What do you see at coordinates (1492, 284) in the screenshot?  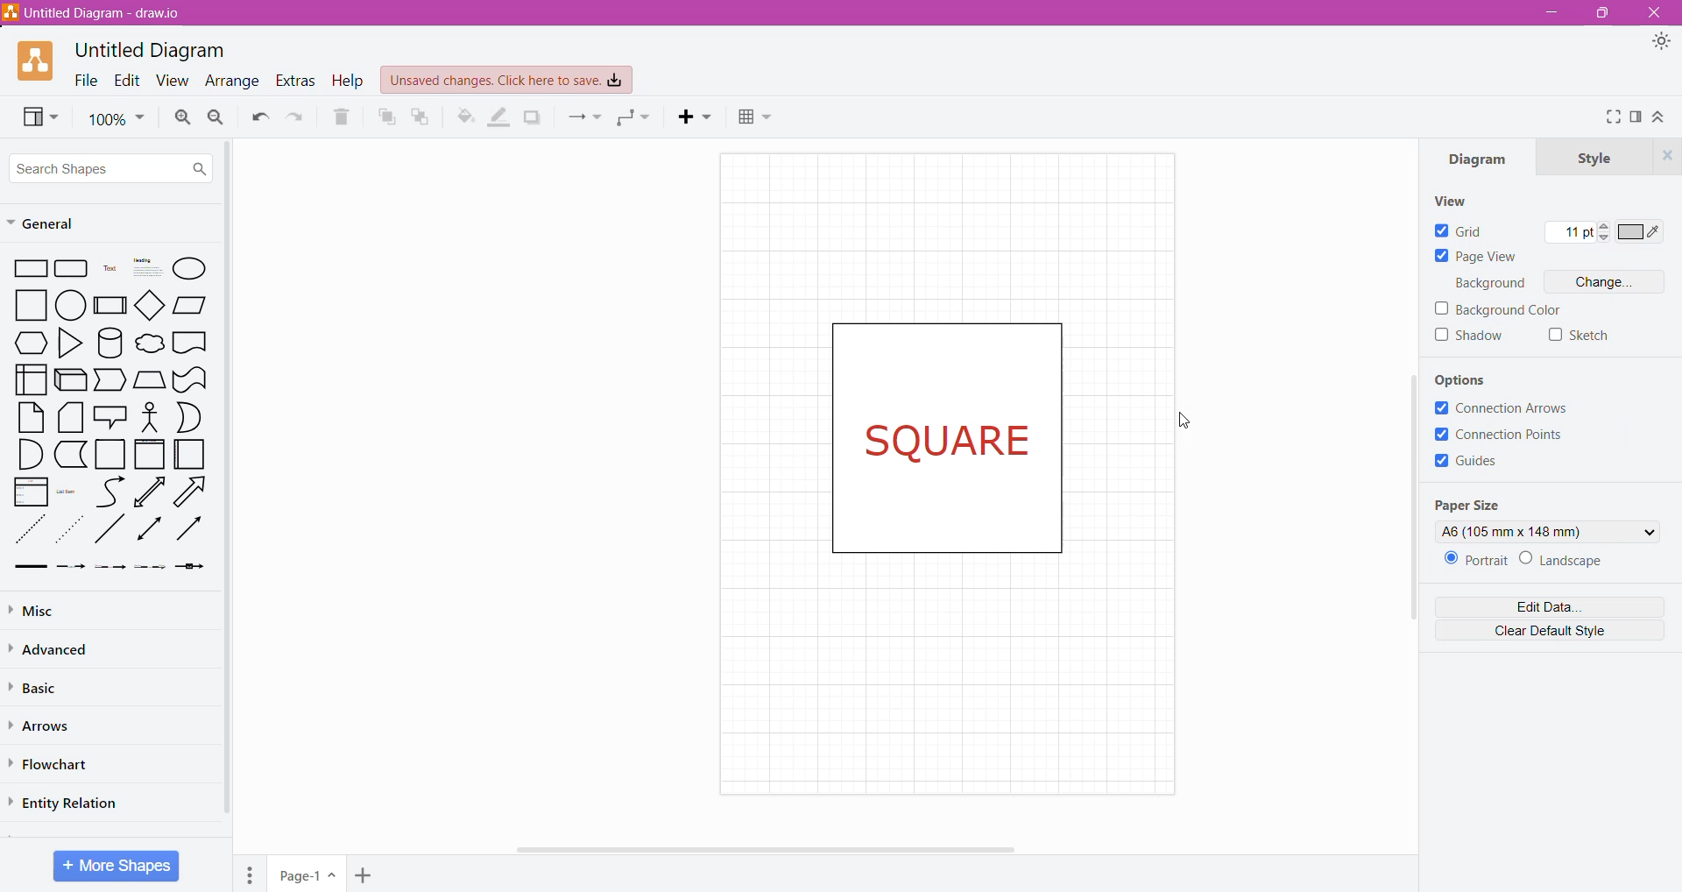 I see `Background` at bounding box center [1492, 284].